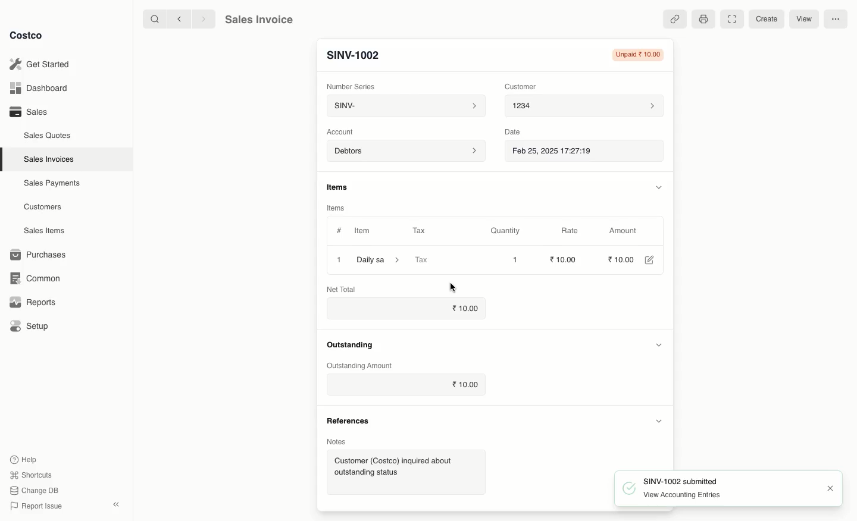  I want to click on cursor, so click(454, 288).